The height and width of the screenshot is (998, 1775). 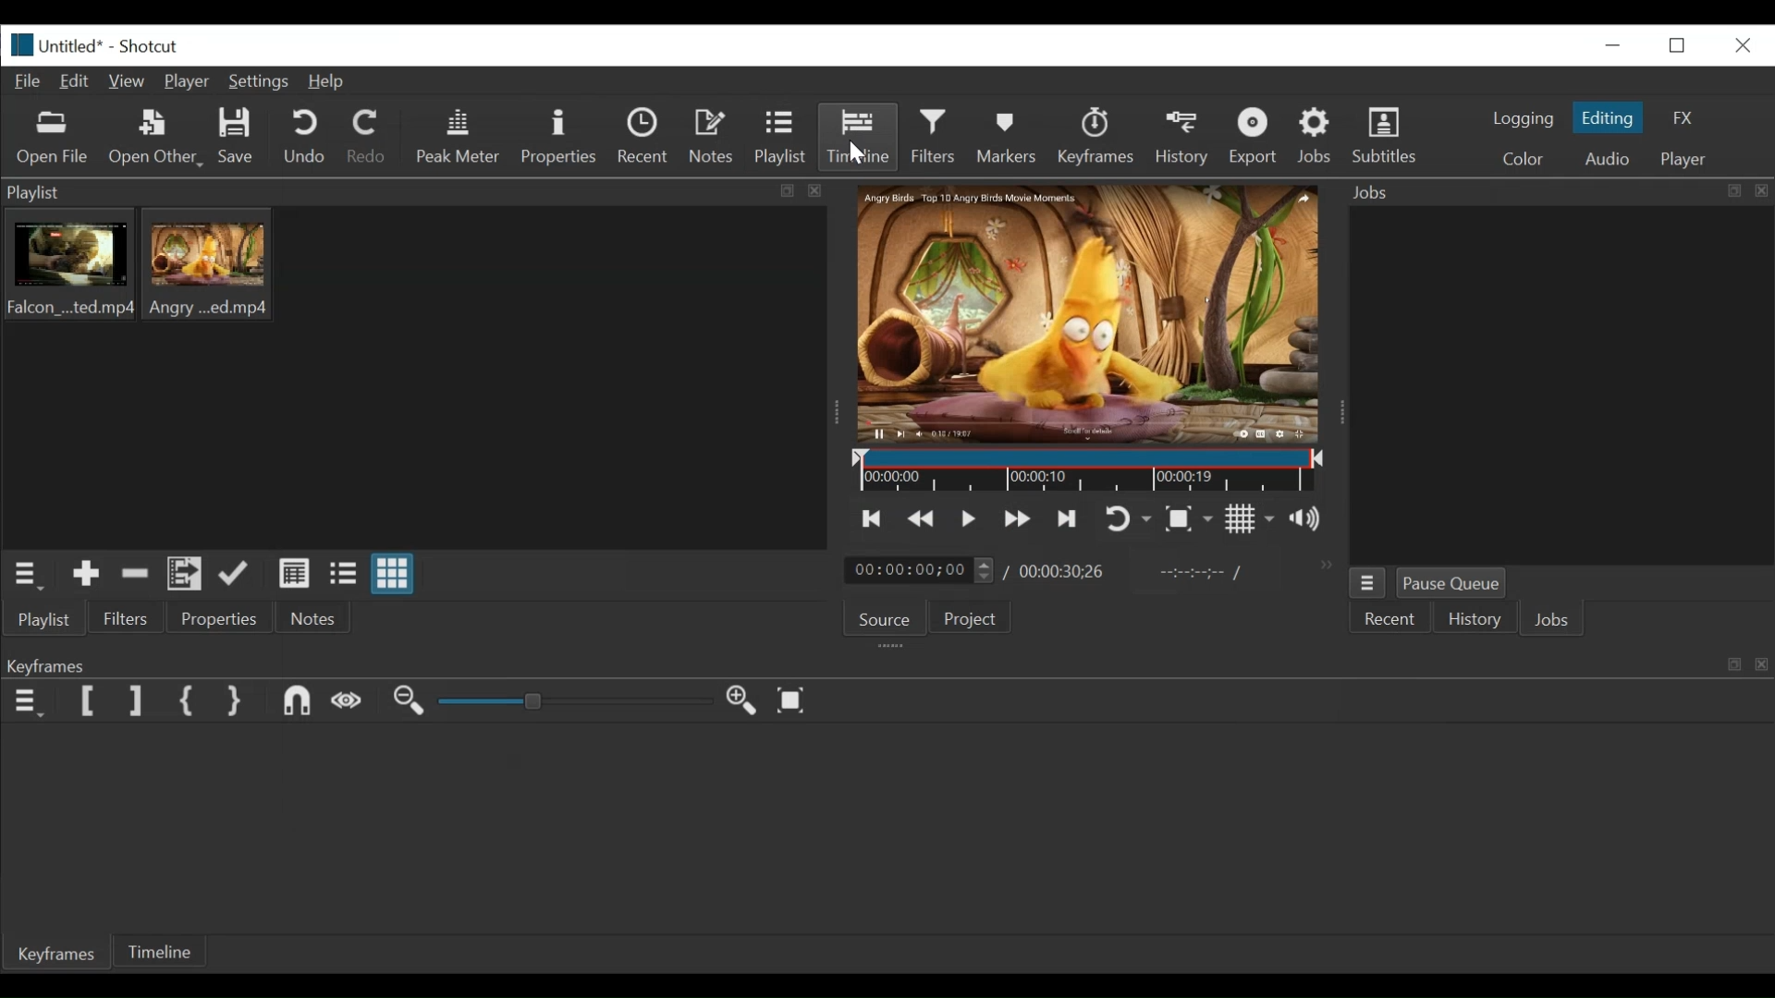 What do you see at coordinates (168, 949) in the screenshot?
I see `Timeline` at bounding box center [168, 949].